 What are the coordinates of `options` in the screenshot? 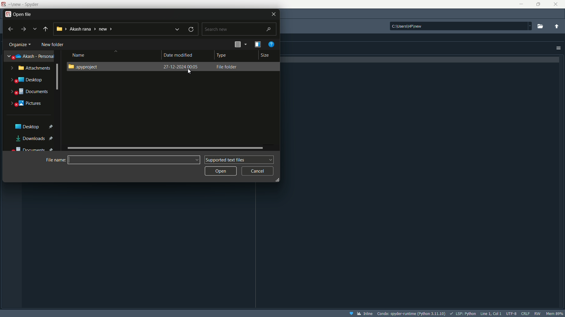 It's located at (556, 48).